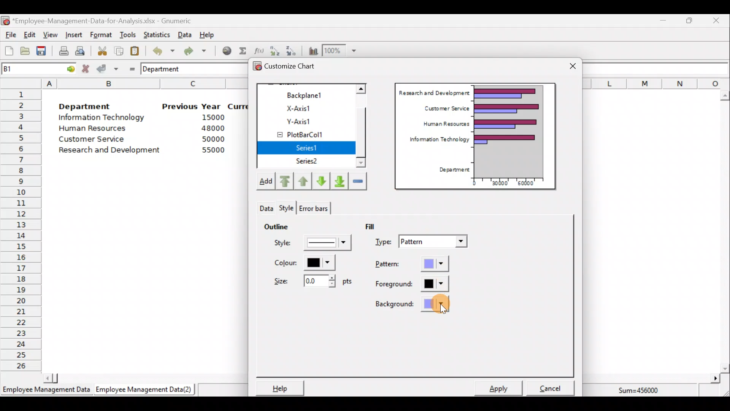 The image size is (730, 411). I want to click on Pattern, so click(419, 264).